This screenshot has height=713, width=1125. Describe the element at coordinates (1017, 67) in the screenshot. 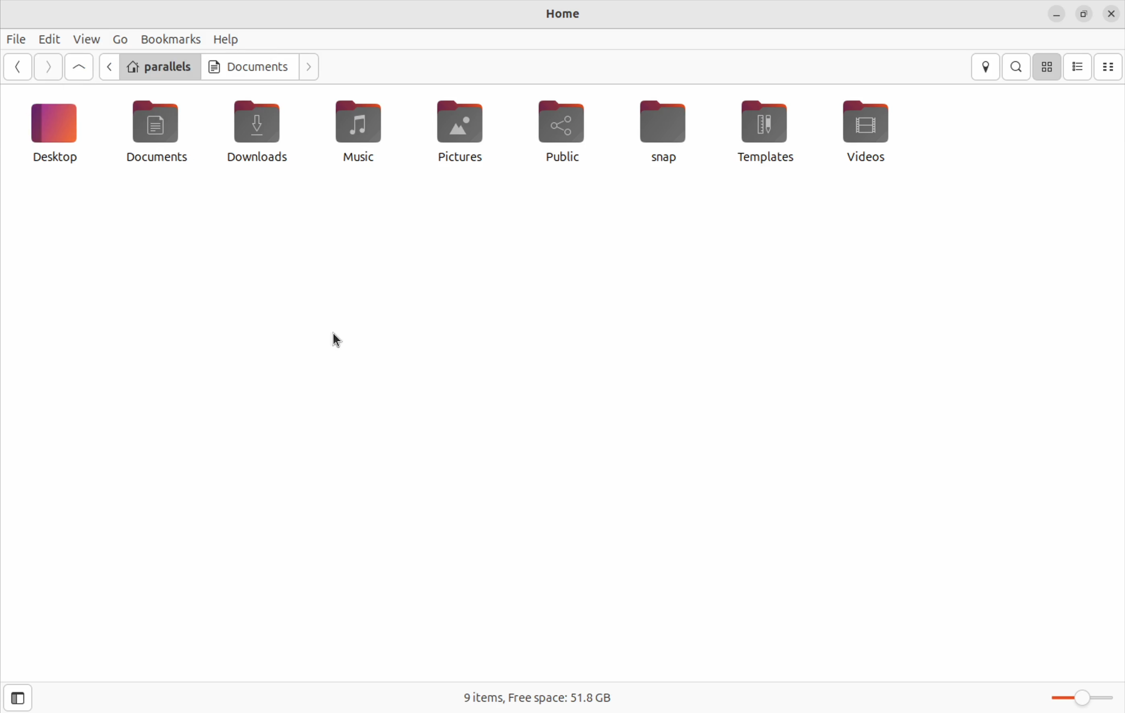

I see `search` at that location.